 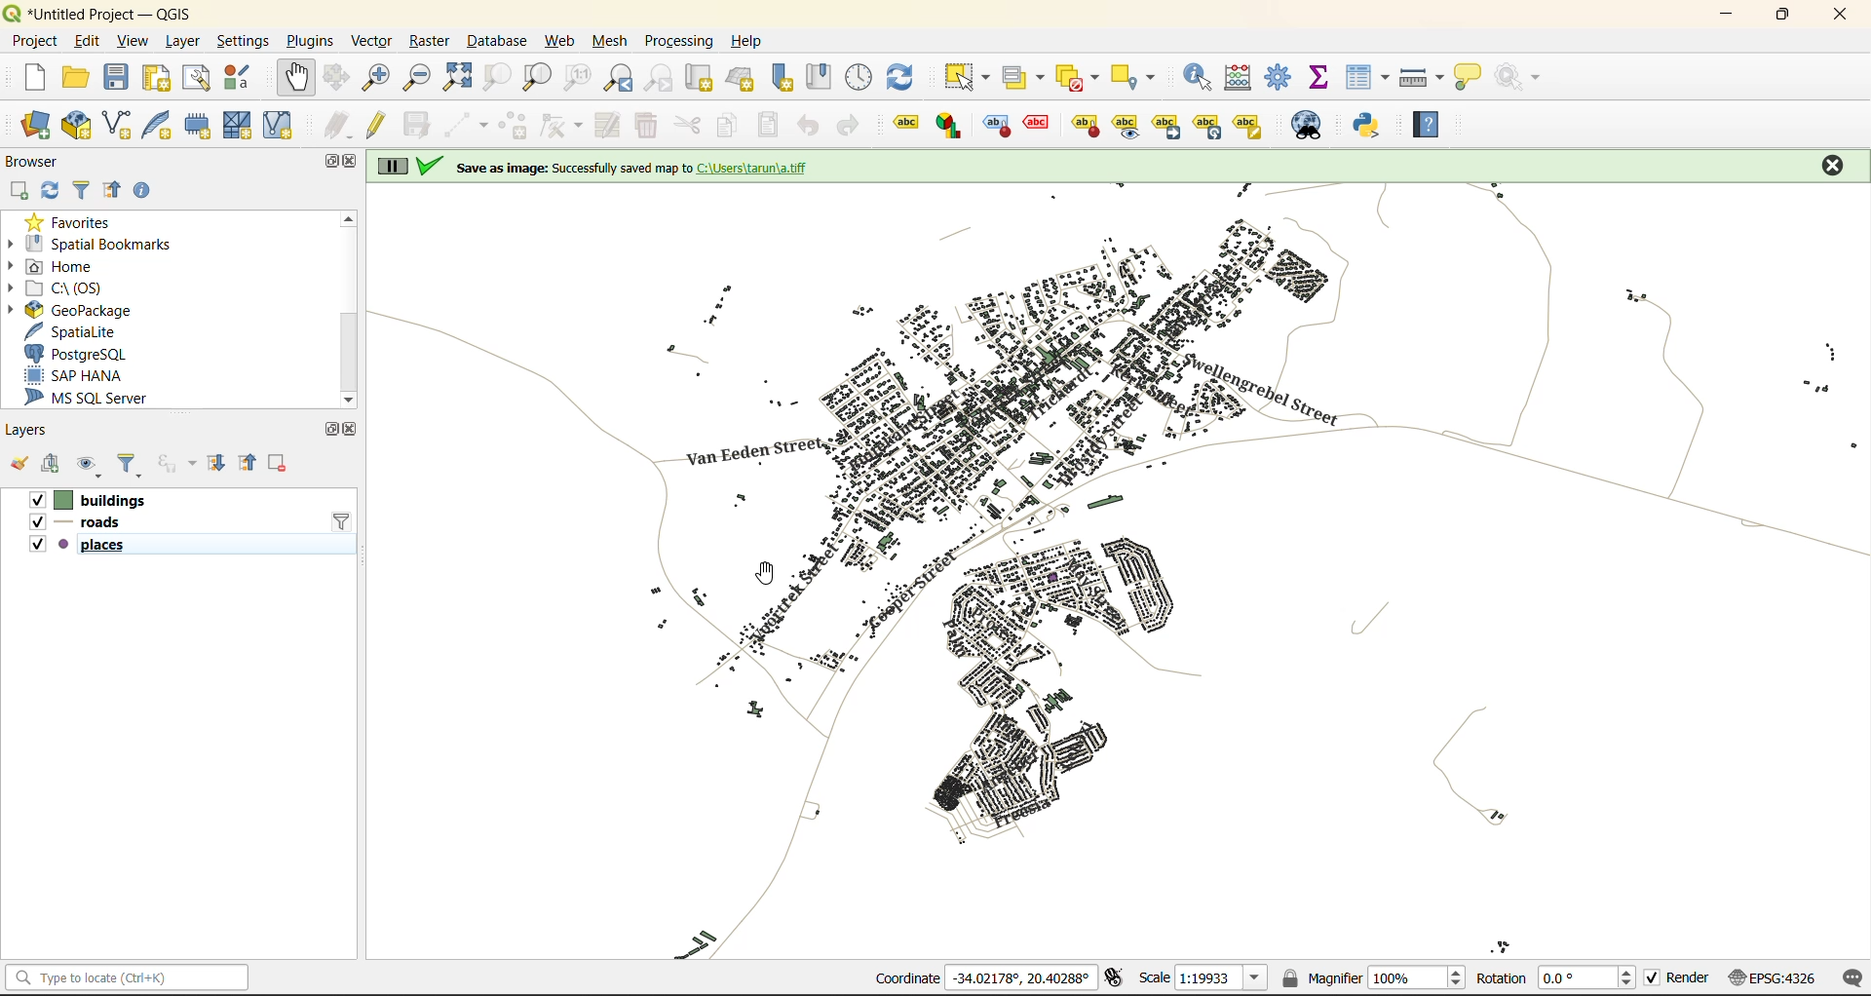 I want to click on paste, so click(x=766, y=125).